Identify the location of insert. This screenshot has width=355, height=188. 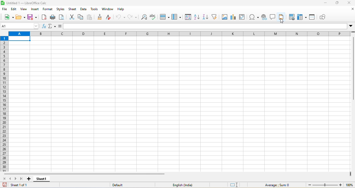
(35, 10).